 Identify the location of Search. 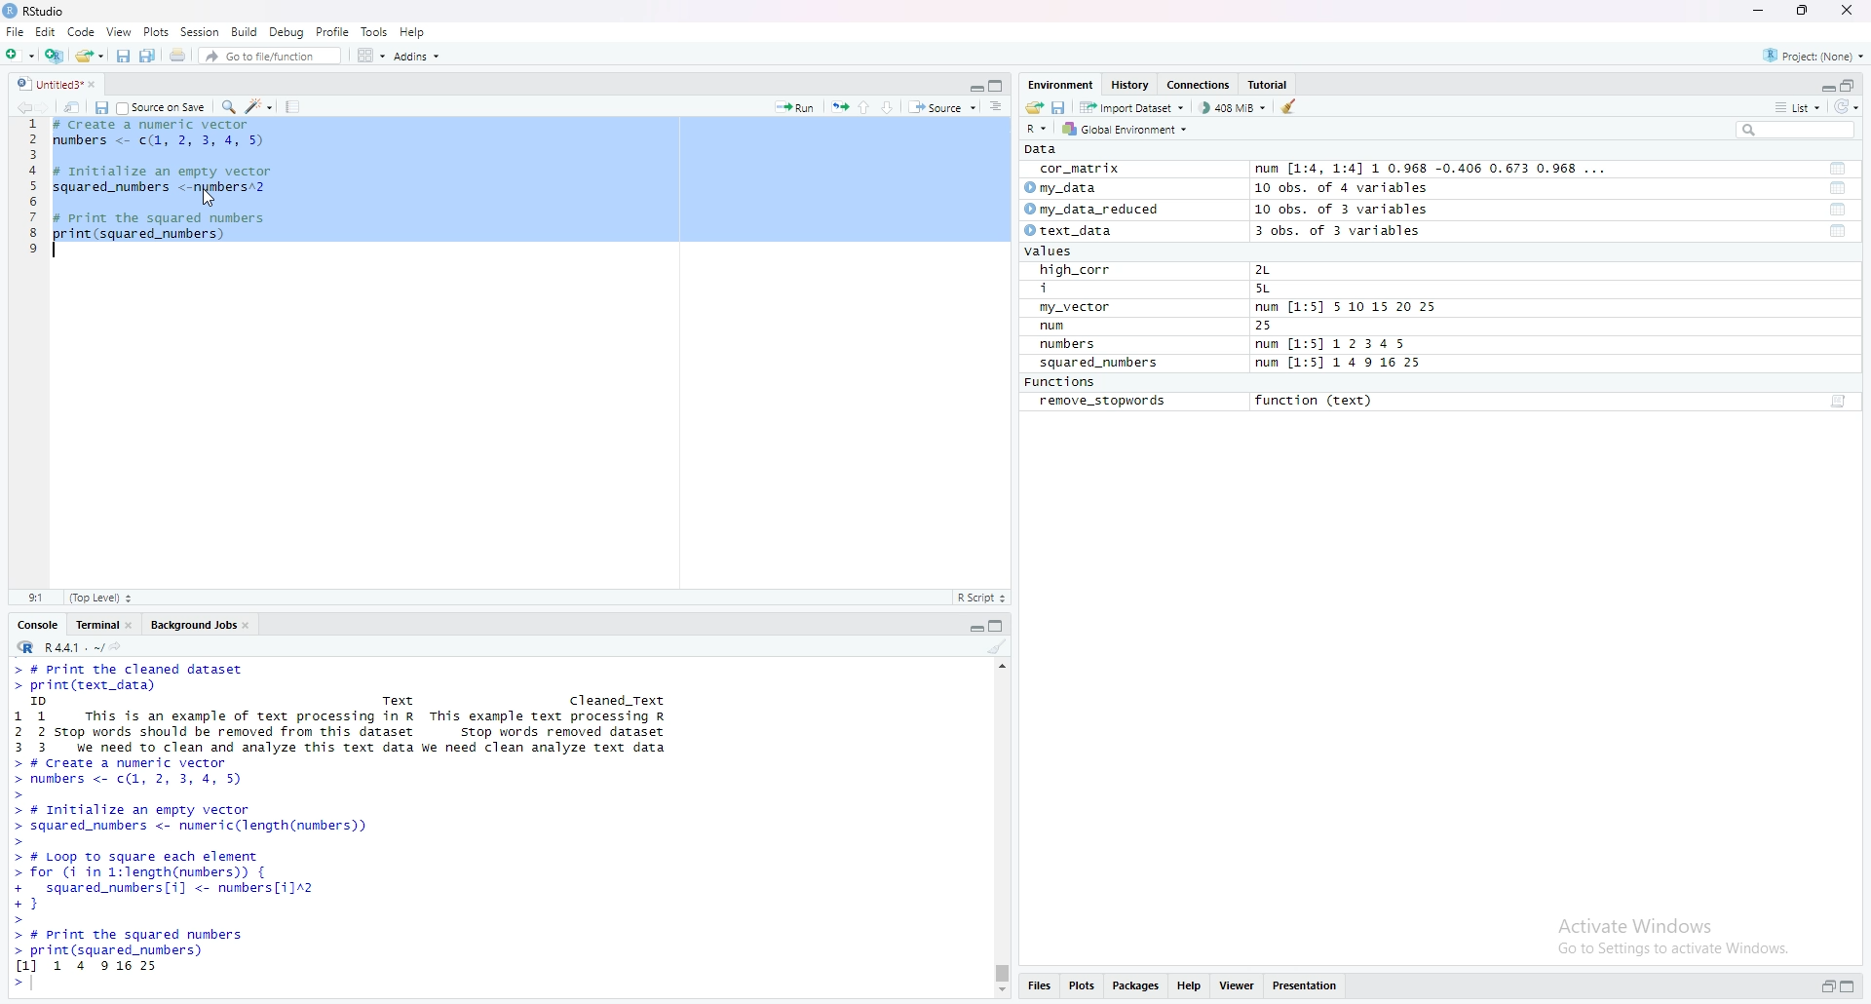
(1796, 130).